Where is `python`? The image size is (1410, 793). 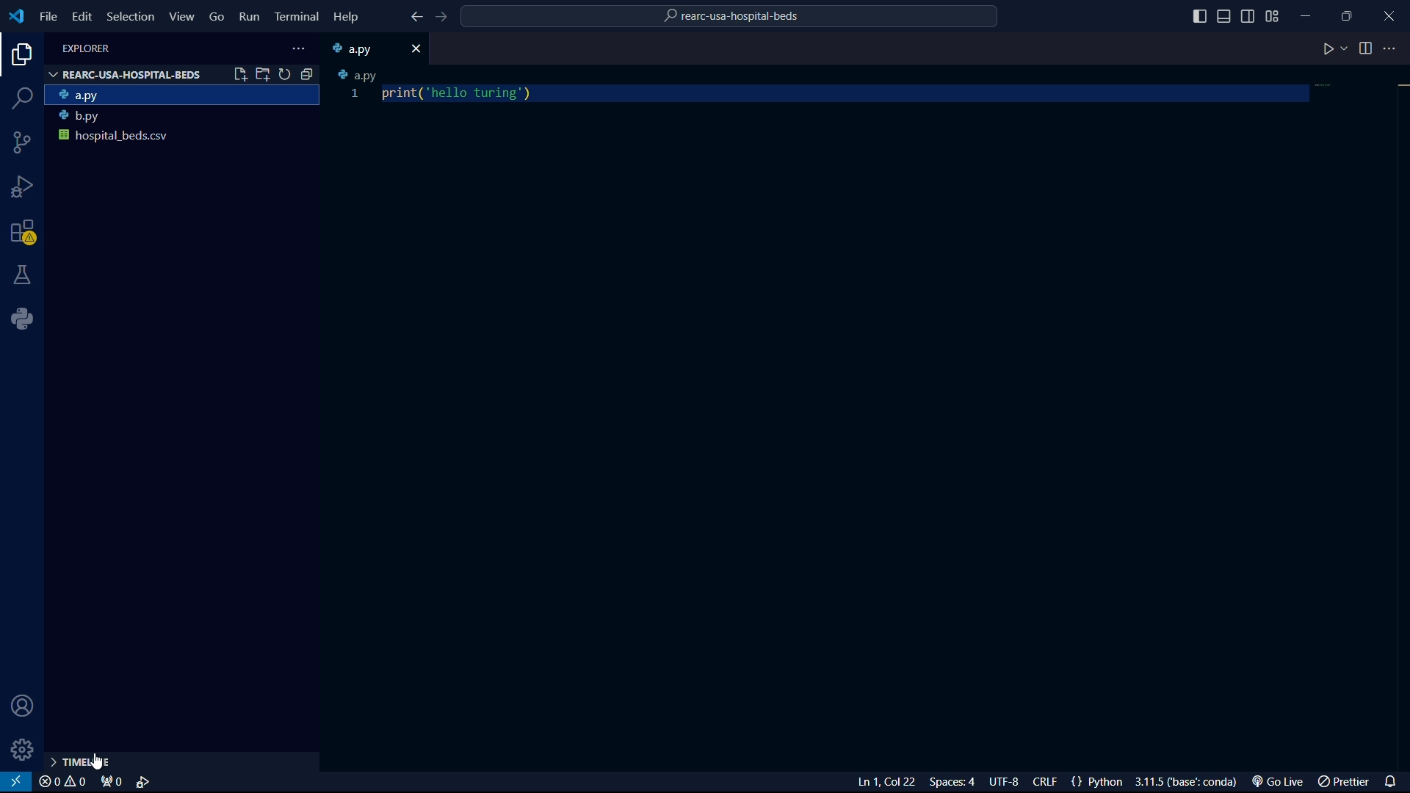
python is located at coordinates (22, 317).